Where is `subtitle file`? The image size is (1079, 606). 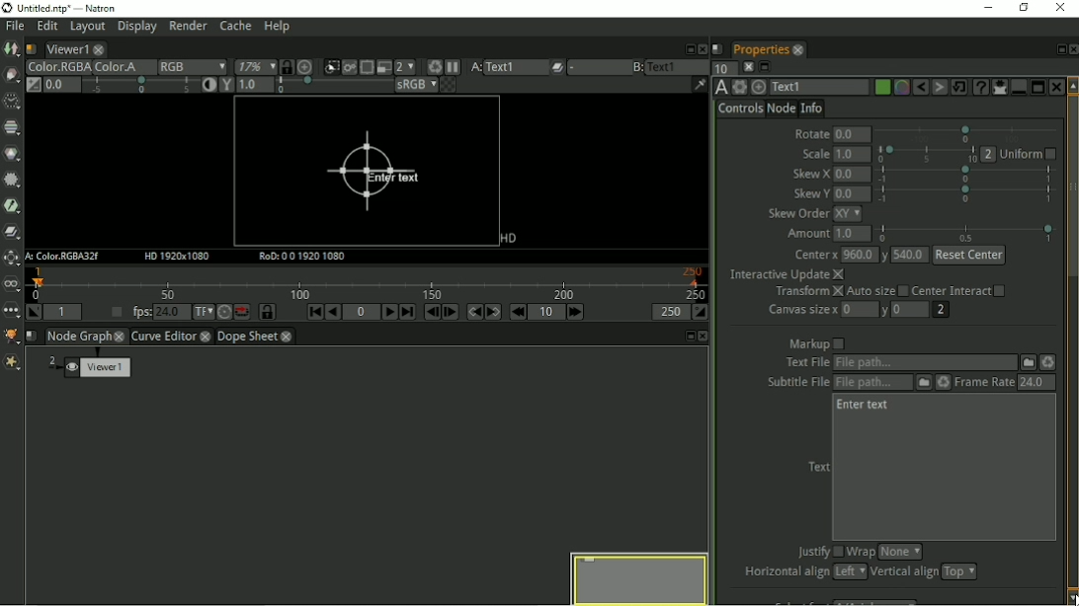 subtitle file is located at coordinates (796, 381).